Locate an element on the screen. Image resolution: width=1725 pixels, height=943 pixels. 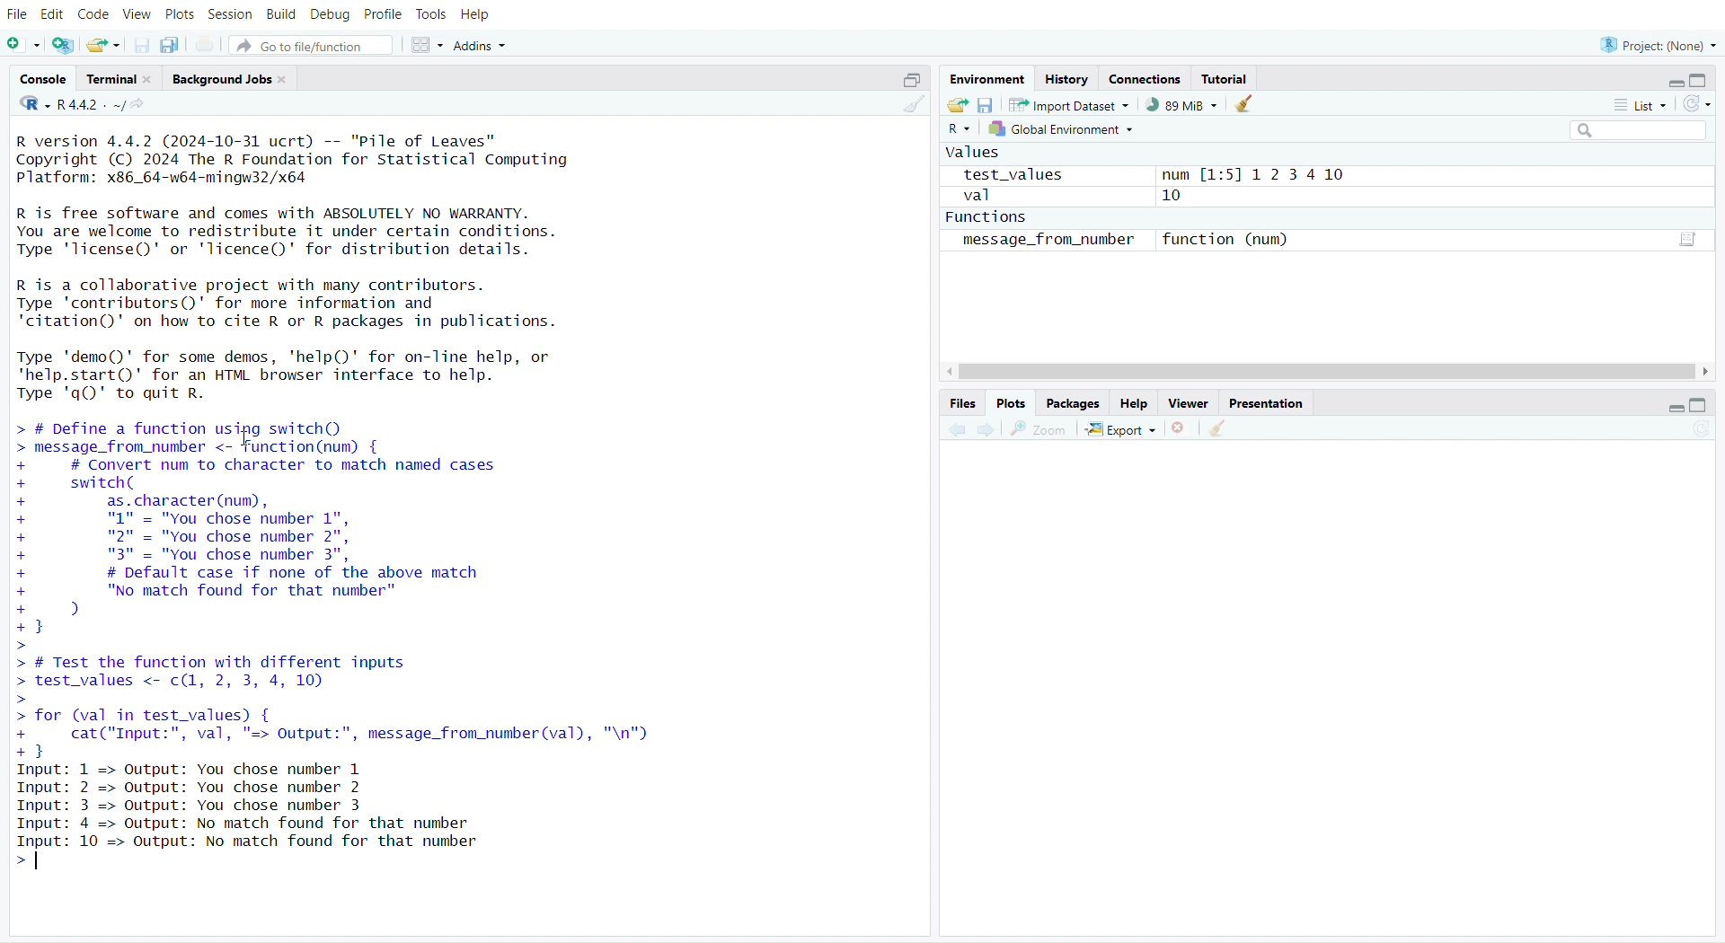
Clear console (Ctrl +L) is located at coordinates (1223, 427).